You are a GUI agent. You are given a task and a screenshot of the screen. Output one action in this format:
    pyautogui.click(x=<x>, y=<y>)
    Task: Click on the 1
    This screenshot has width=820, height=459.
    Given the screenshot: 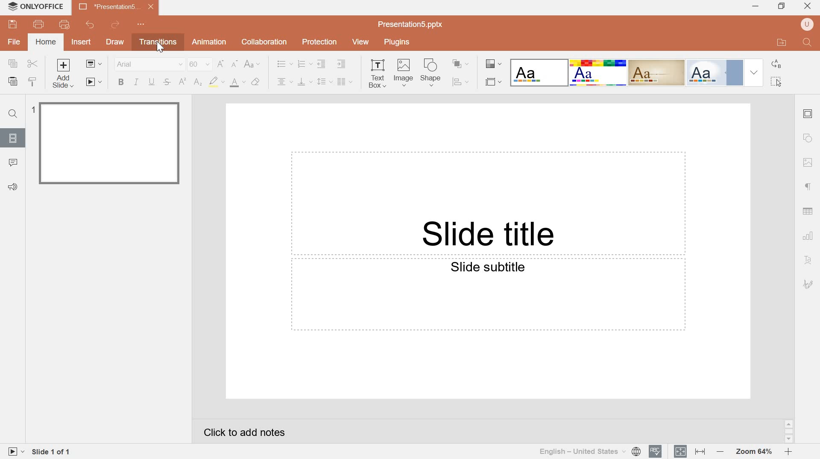 What is the action you would take?
    pyautogui.click(x=32, y=109)
    